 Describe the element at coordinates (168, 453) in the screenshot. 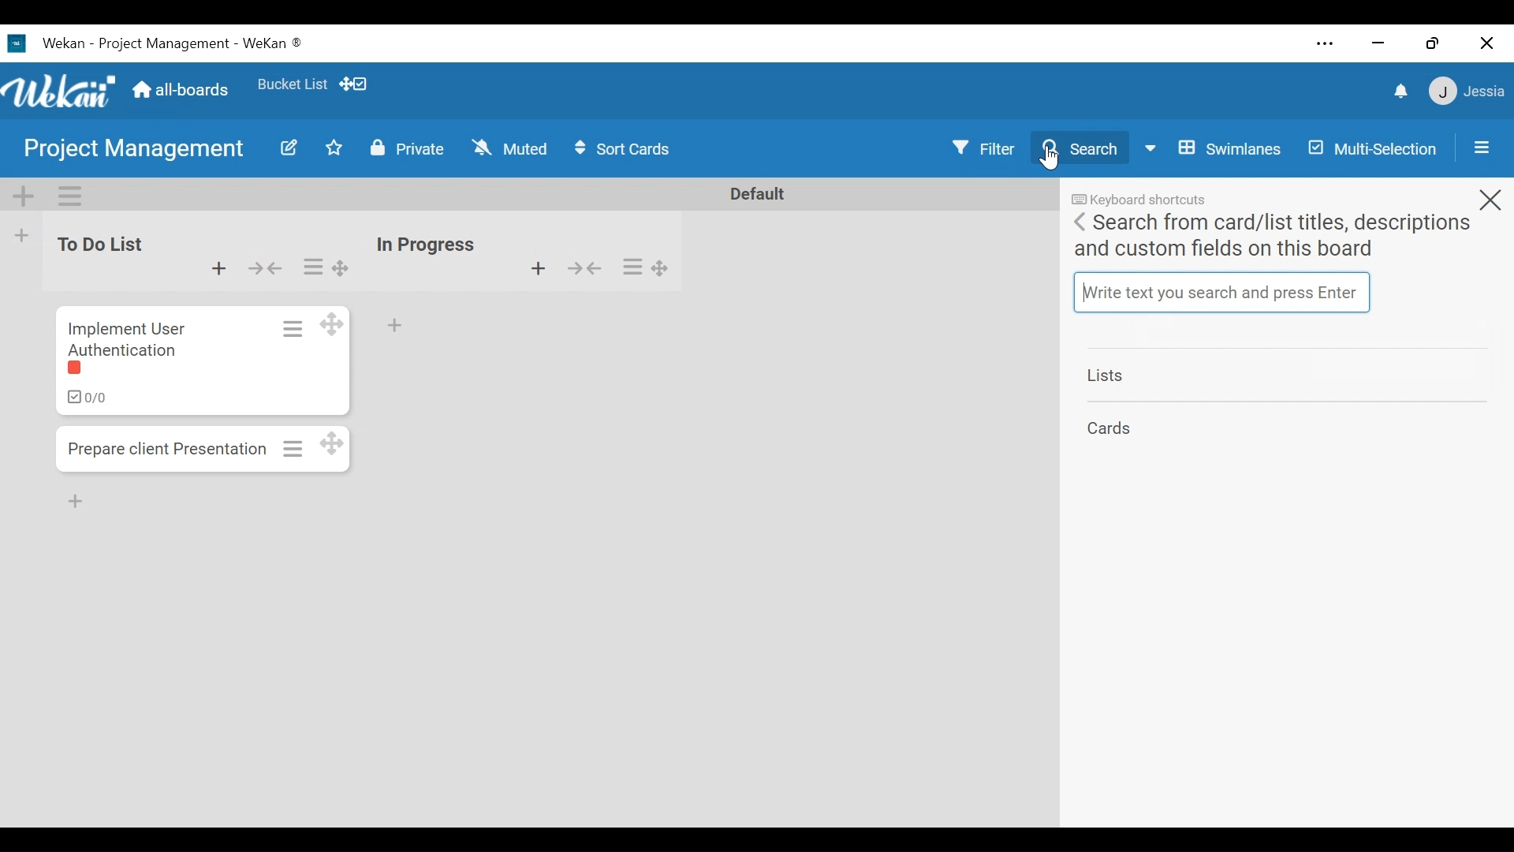

I see `Prepare client presentation` at that location.